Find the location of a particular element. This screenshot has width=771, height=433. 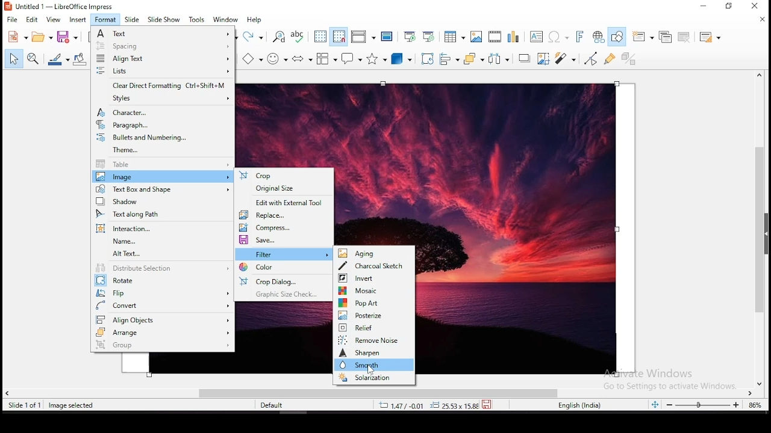

master slide is located at coordinates (386, 36).